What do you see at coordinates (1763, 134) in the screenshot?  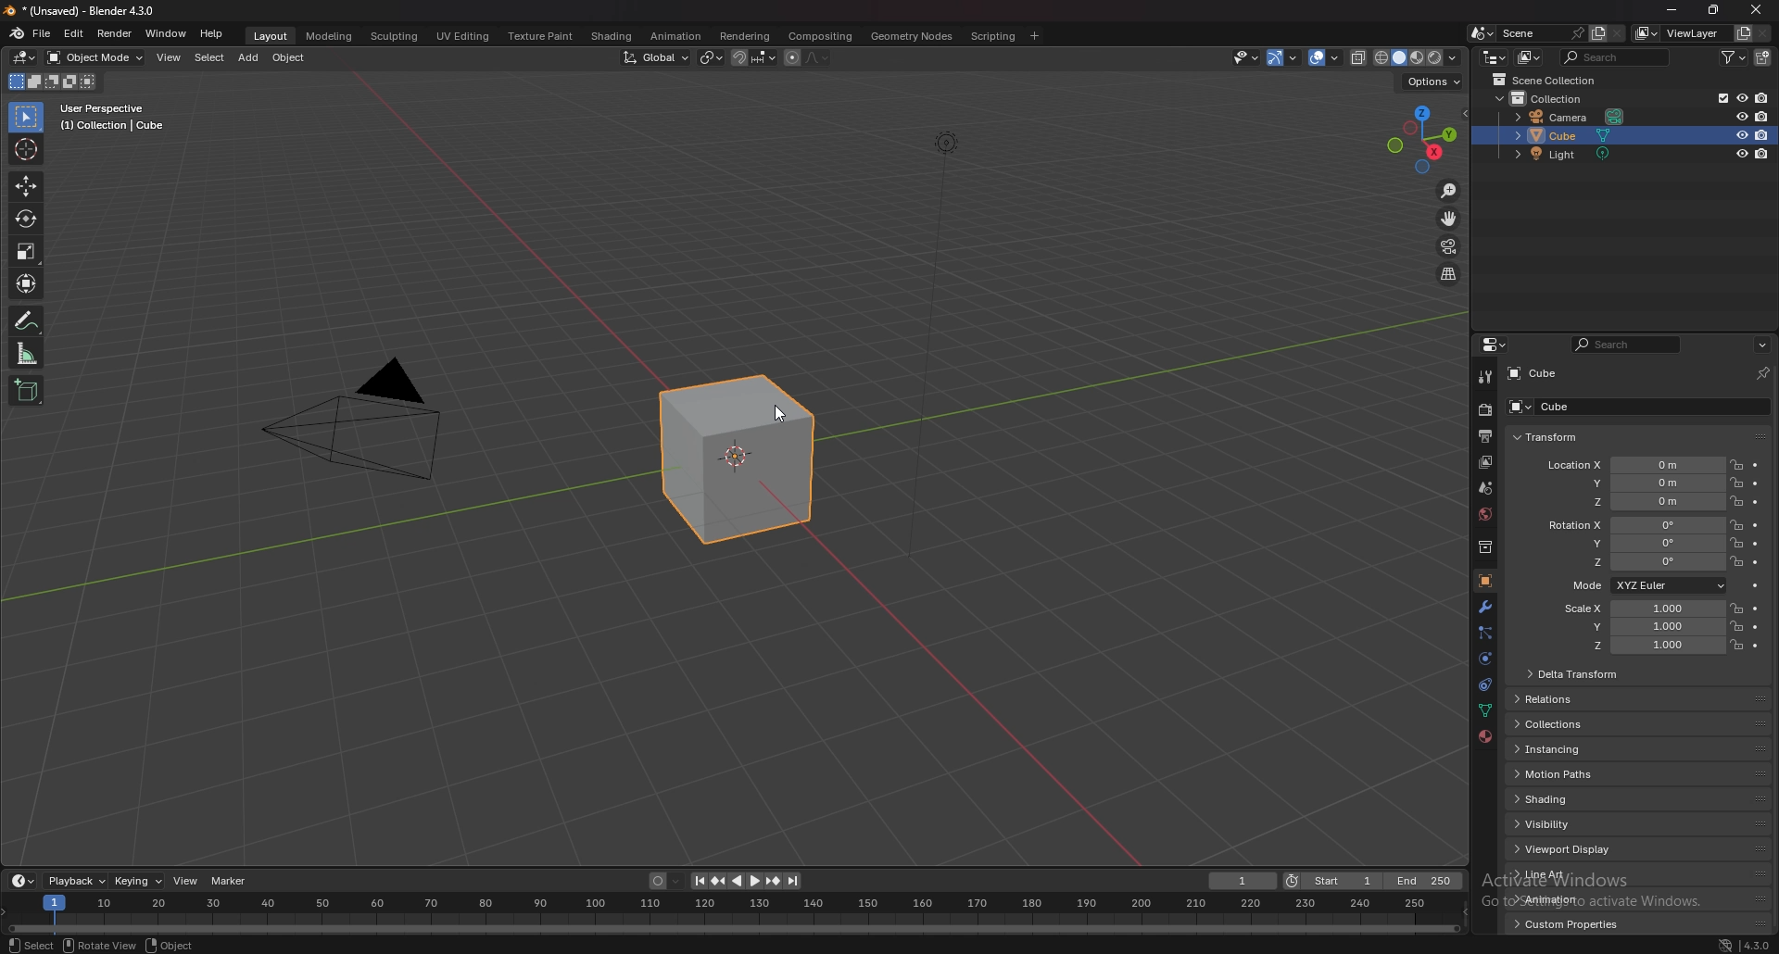 I see `disable in render` at bounding box center [1763, 134].